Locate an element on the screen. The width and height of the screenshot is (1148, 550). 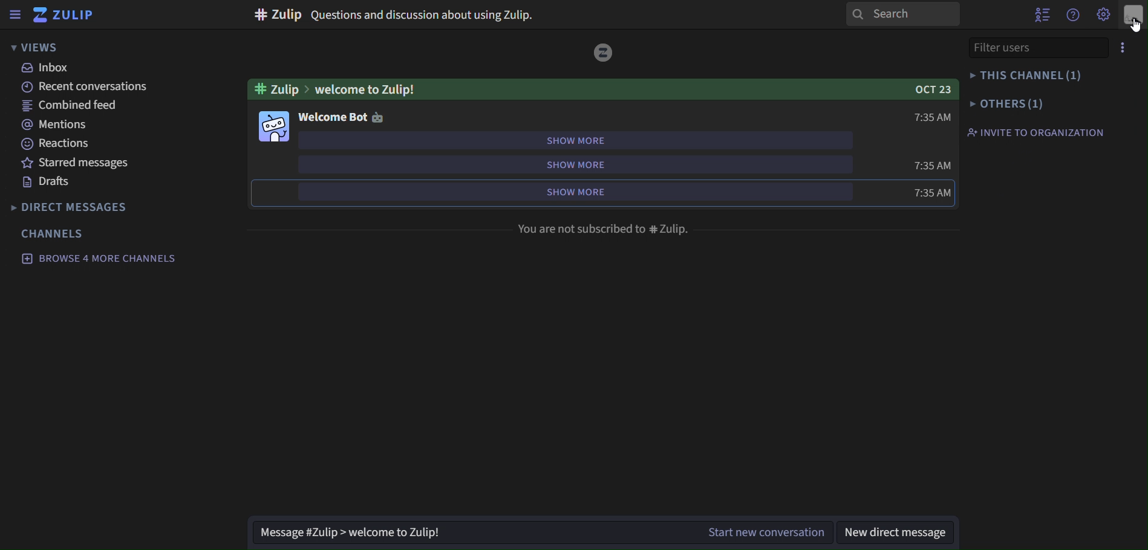
7:35 AM is located at coordinates (931, 166).